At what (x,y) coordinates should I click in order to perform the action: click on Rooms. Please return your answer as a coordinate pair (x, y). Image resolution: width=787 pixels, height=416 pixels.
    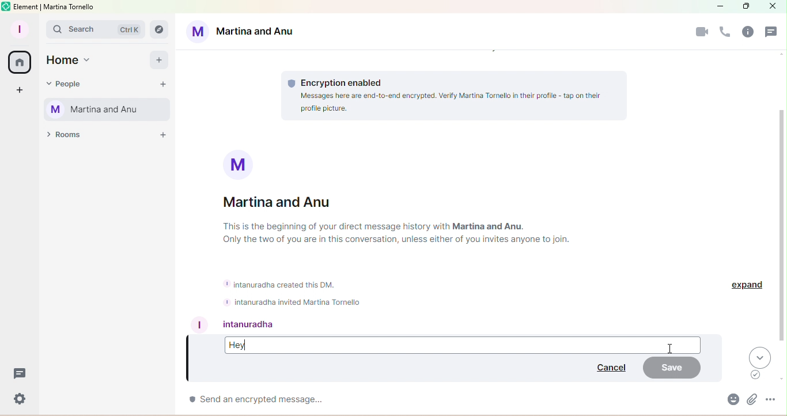
    Looking at the image, I should click on (65, 137).